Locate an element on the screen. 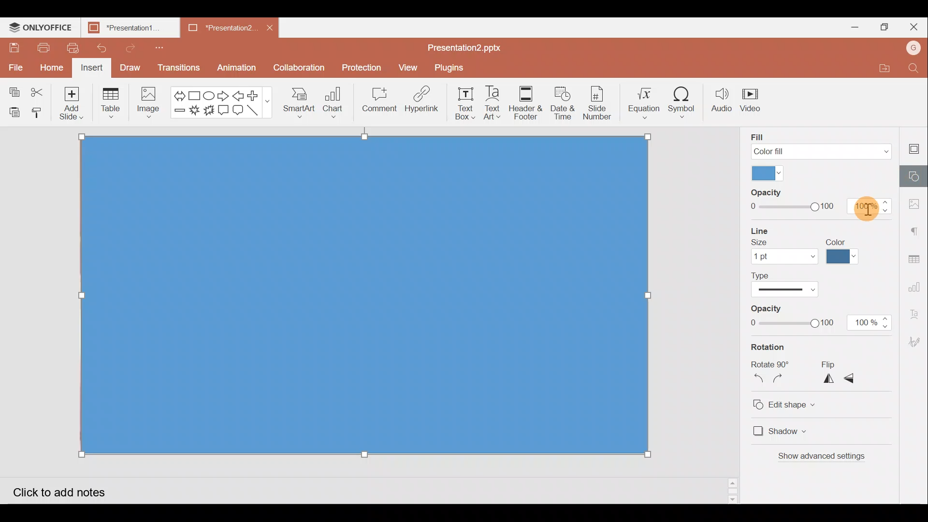 The height and width of the screenshot is (522, 928). Fill is located at coordinates (818, 143).